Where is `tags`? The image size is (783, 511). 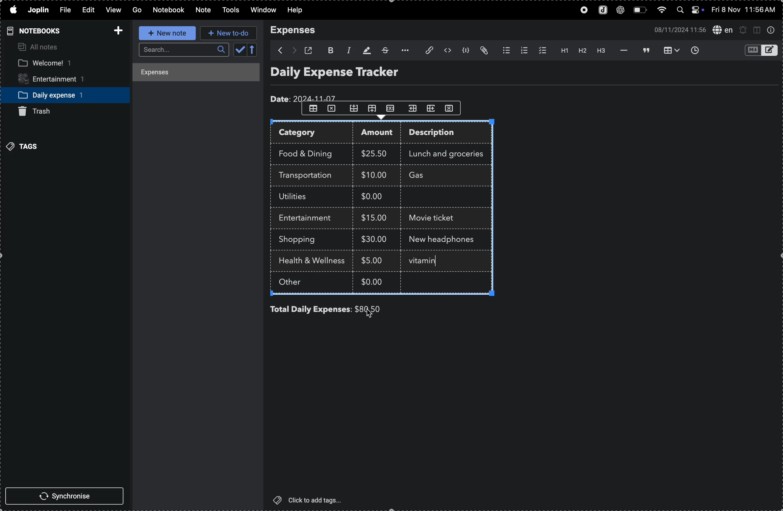 tags is located at coordinates (25, 146).